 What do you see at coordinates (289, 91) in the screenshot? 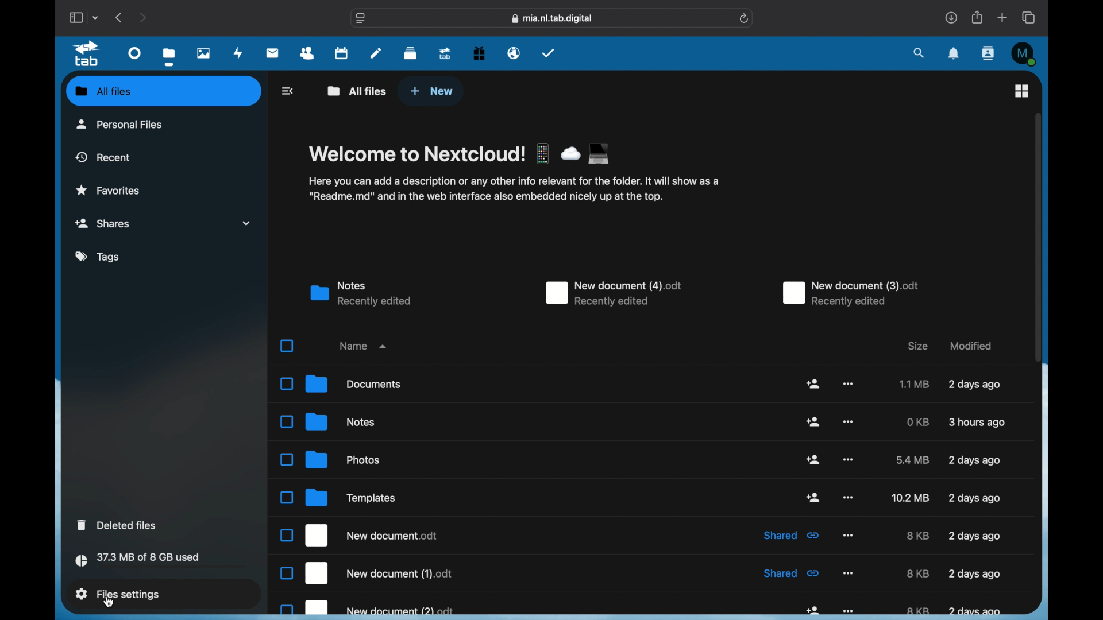
I see `back` at bounding box center [289, 91].